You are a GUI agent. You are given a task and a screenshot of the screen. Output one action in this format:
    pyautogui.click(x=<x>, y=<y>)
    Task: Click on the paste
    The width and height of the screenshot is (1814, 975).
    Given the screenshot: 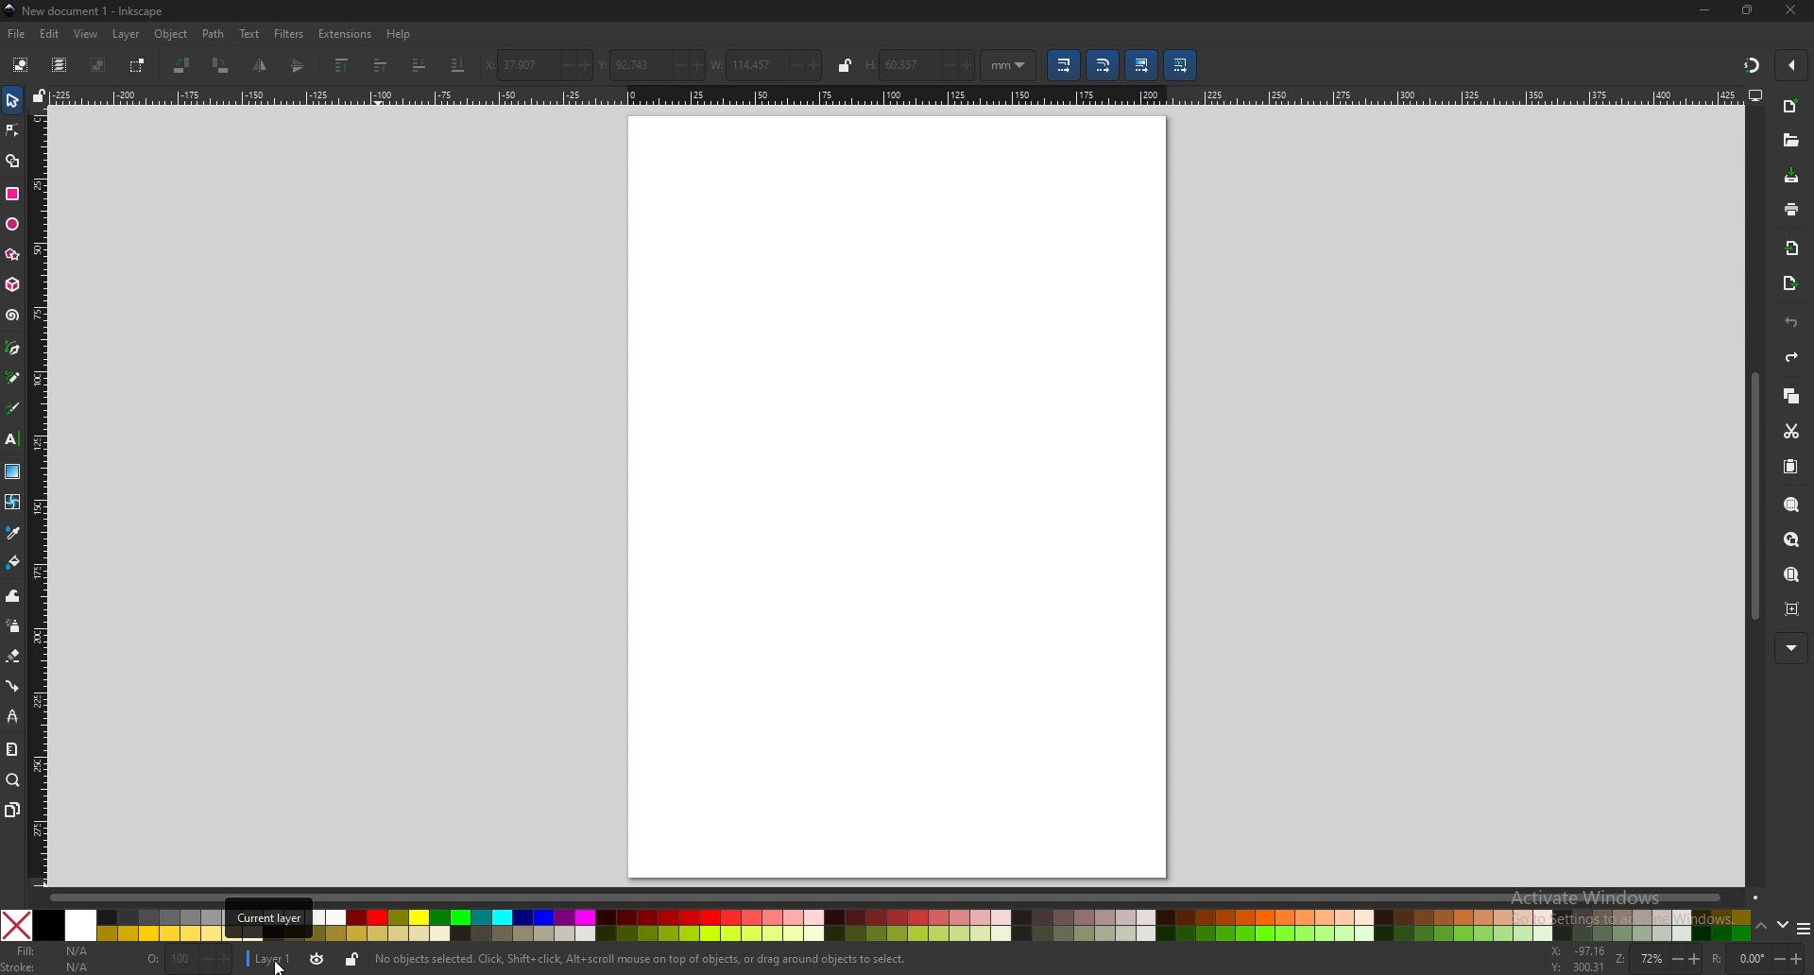 What is the action you would take?
    pyautogui.click(x=1791, y=466)
    